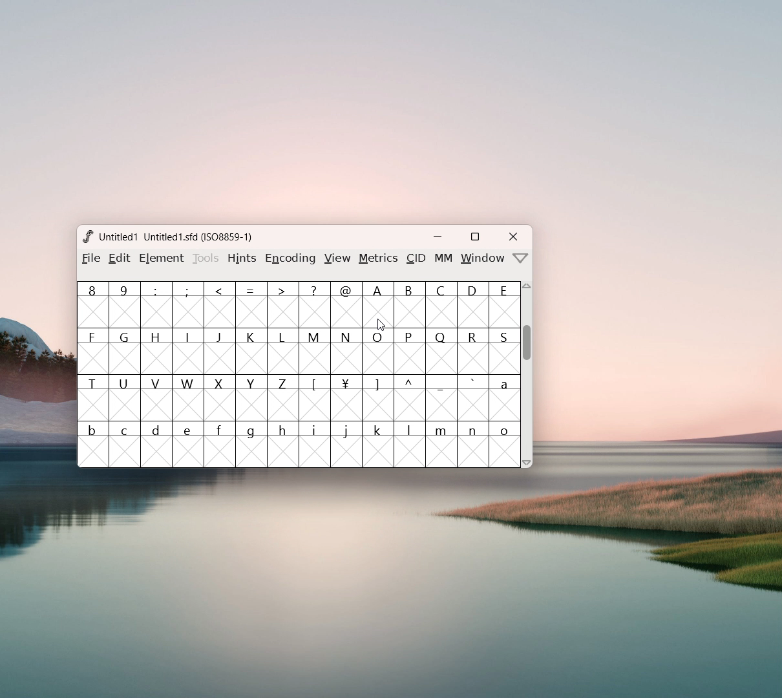  Describe the element at coordinates (443, 257) in the screenshot. I see `MM` at that location.